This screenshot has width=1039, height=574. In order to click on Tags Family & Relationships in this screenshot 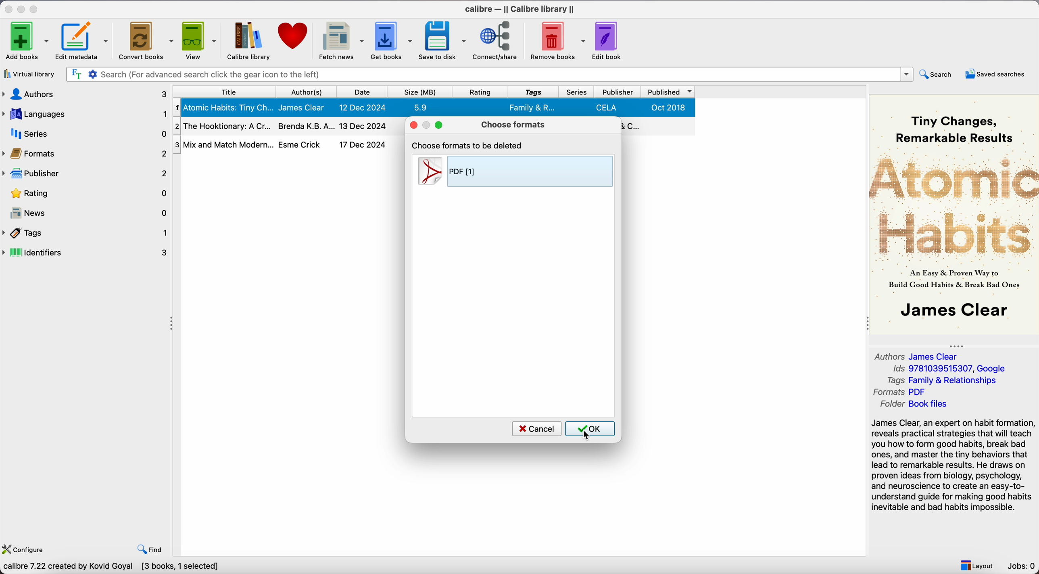, I will do `click(940, 380)`.